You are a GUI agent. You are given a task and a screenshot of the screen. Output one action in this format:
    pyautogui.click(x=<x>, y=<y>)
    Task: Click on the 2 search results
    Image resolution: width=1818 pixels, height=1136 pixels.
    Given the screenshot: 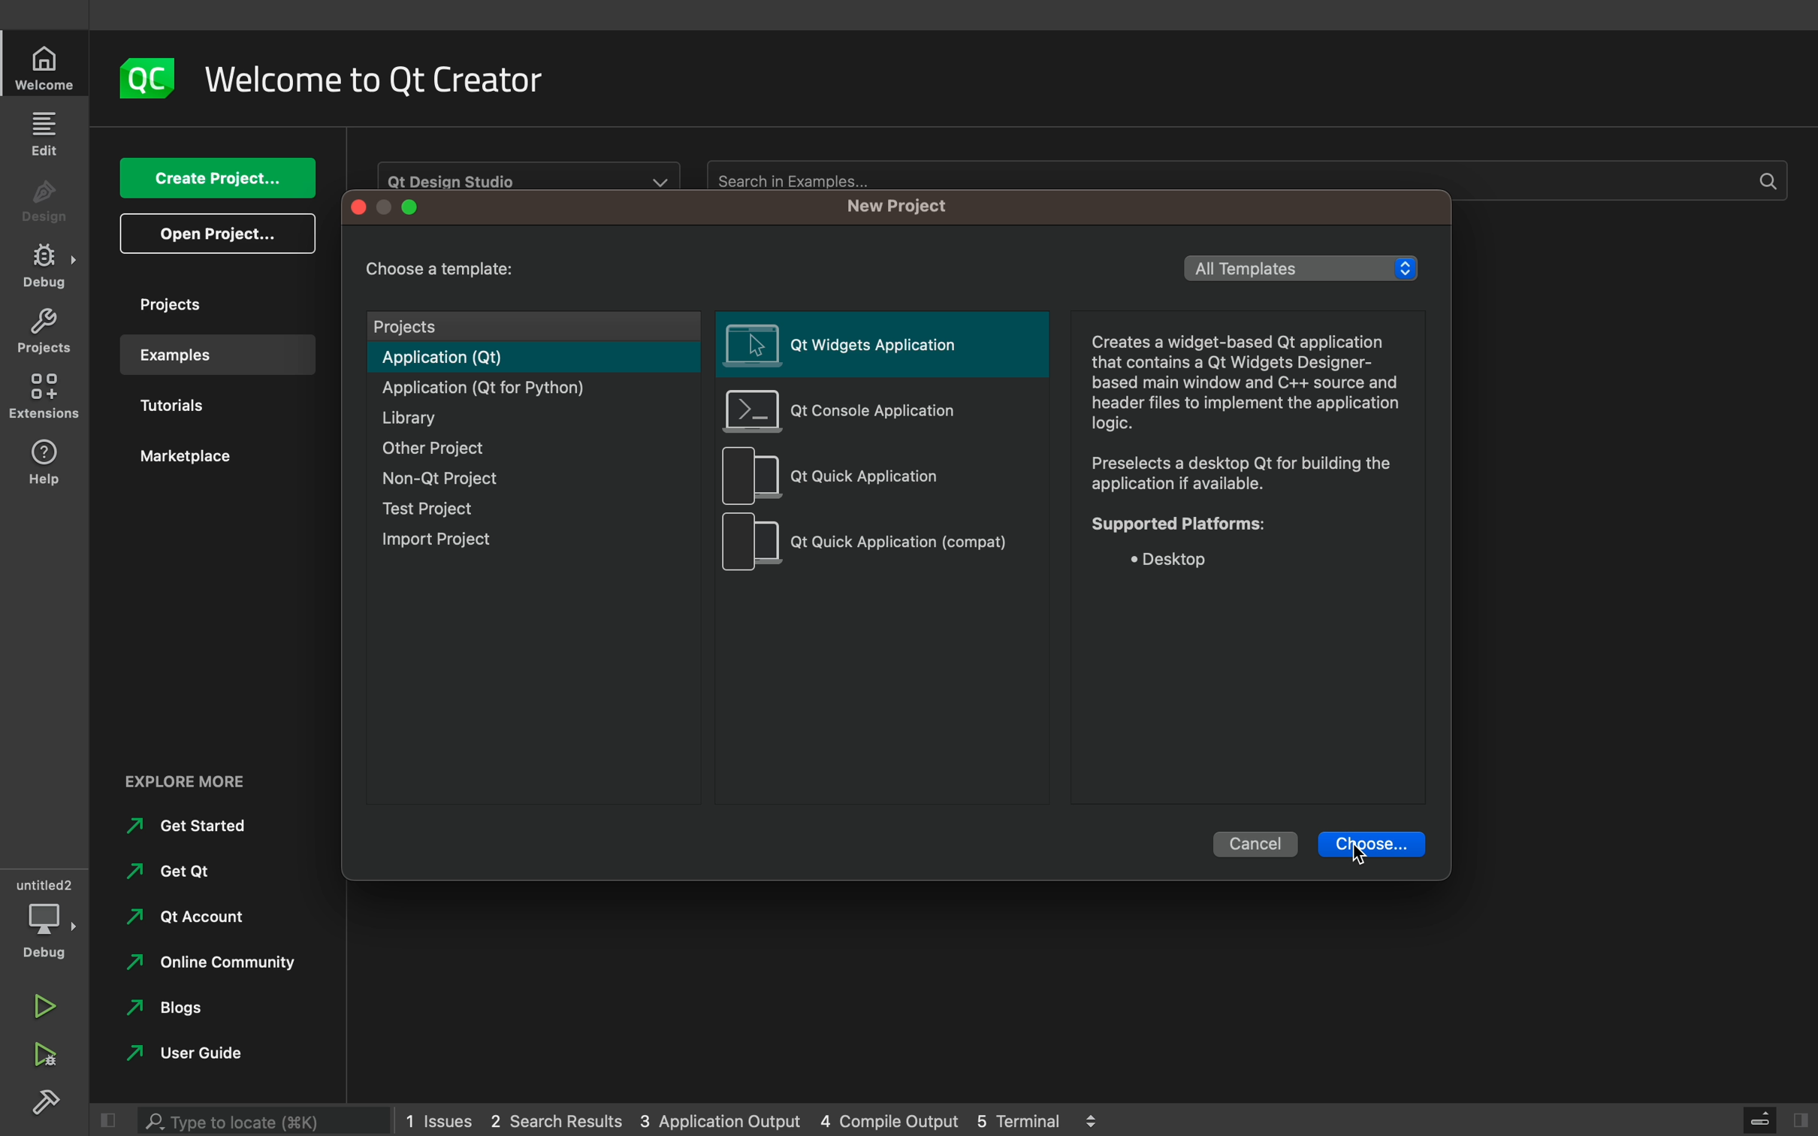 What is the action you would take?
    pyautogui.click(x=560, y=1122)
    